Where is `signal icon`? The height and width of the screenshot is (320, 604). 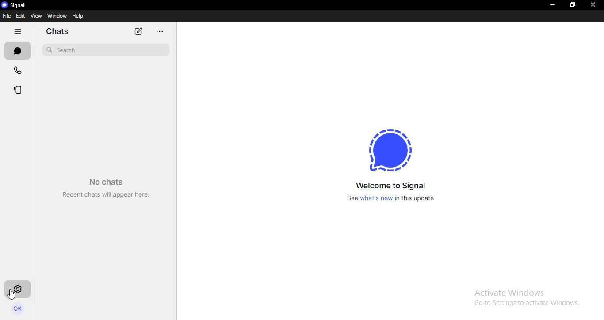
signal icon is located at coordinates (393, 149).